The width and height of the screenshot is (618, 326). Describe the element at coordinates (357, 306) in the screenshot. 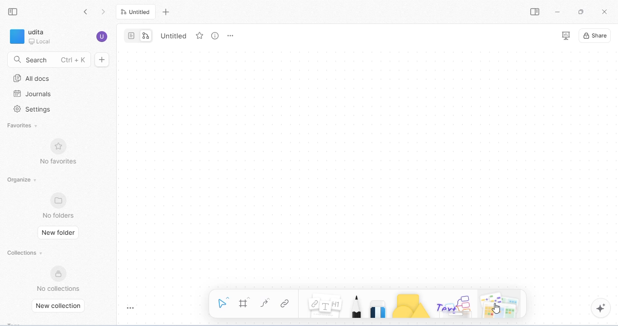

I see `pencil` at that location.